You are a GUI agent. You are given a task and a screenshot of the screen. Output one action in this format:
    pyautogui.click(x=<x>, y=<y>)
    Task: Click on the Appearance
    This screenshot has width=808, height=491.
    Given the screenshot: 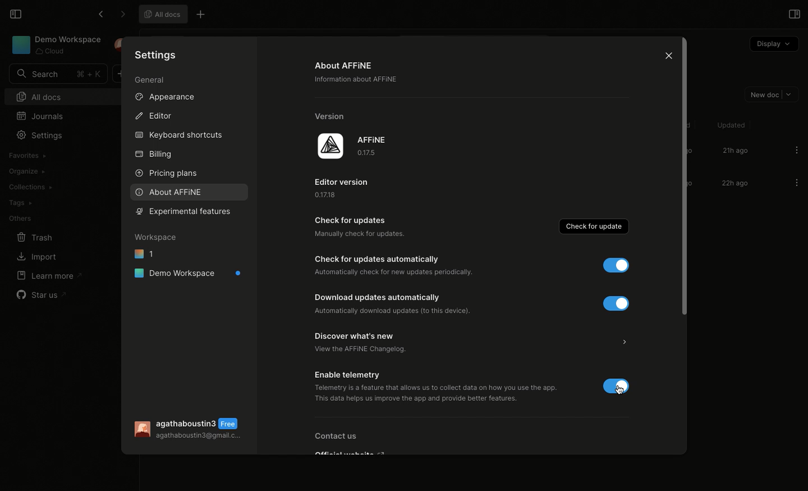 What is the action you would take?
    pyautogui.click(x=163, y=96)
    